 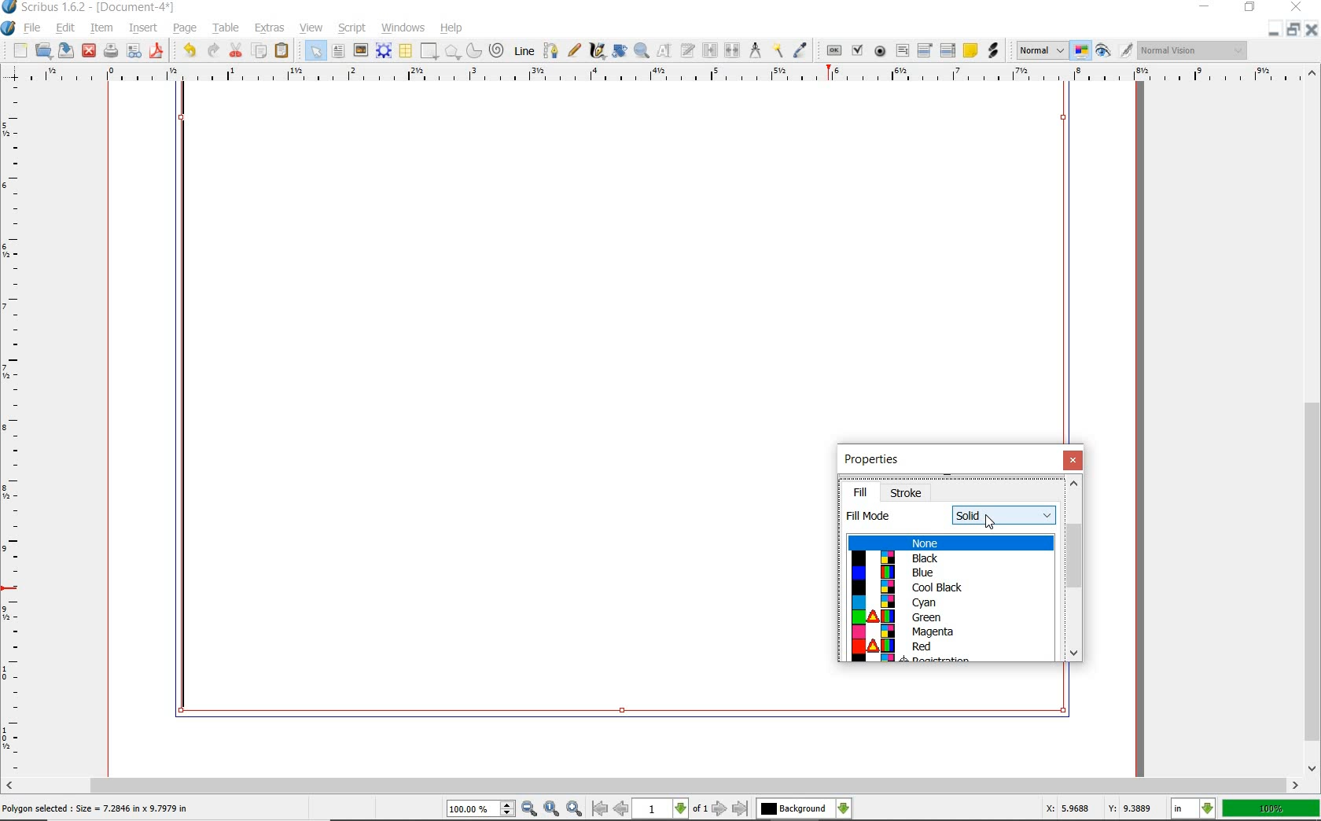 What do you see at coordinates (311, 28) in the screenshot?
I see `view` at bounding box center [311, 28].